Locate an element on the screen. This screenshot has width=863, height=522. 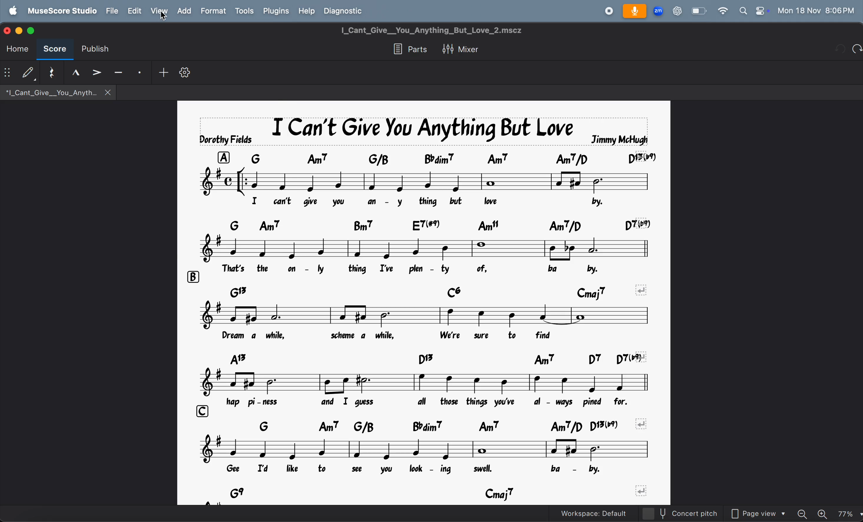
musescore studio is located at coordinates (61, 11).